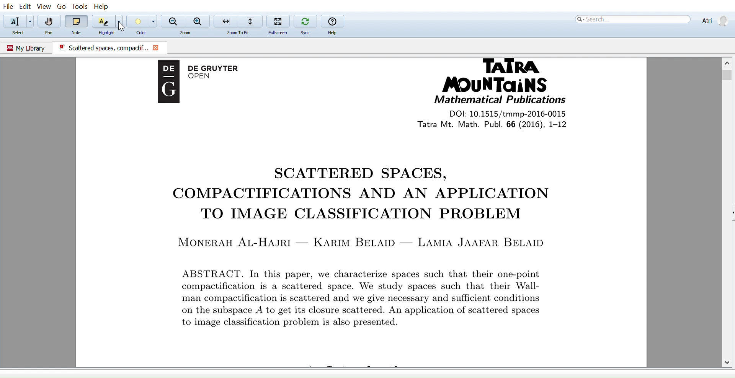 This screenshot has width=735, height=378. I want to click on compactification is a scattered space. We study spaces such that their Wall-, so click(382, 287).